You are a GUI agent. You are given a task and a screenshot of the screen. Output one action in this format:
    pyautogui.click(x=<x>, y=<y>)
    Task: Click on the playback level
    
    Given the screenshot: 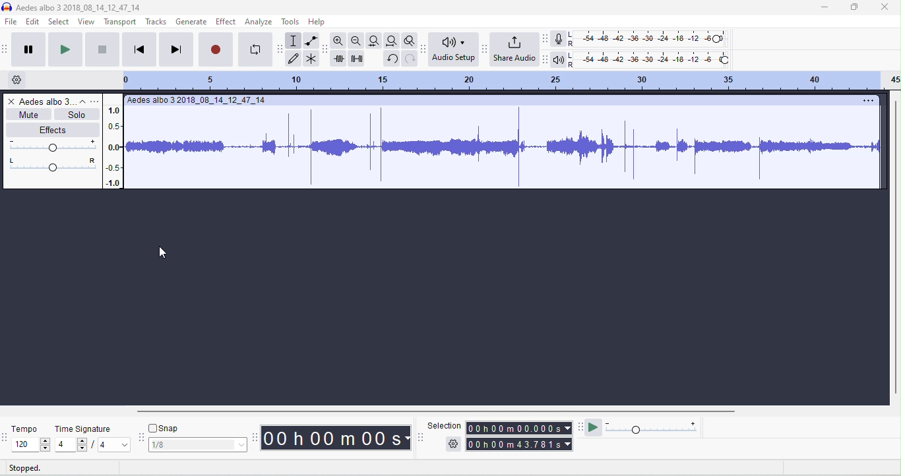 What is the action you would take?
    pyautogui.click(x=656, y=59)
    